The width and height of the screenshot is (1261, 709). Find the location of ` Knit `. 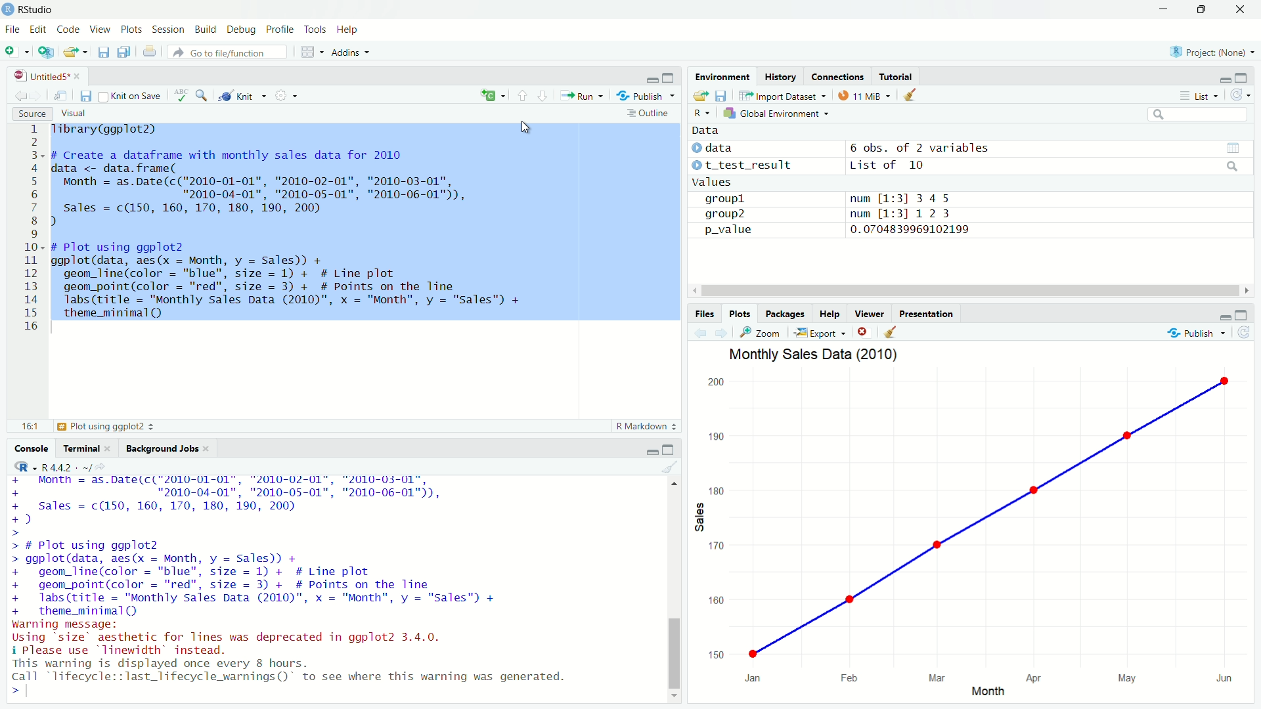

 Knit  is located at coordinates (244, 95).